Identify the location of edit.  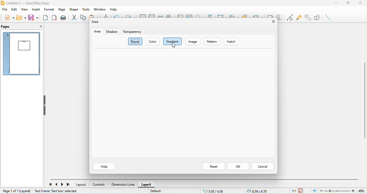
(14, 9).